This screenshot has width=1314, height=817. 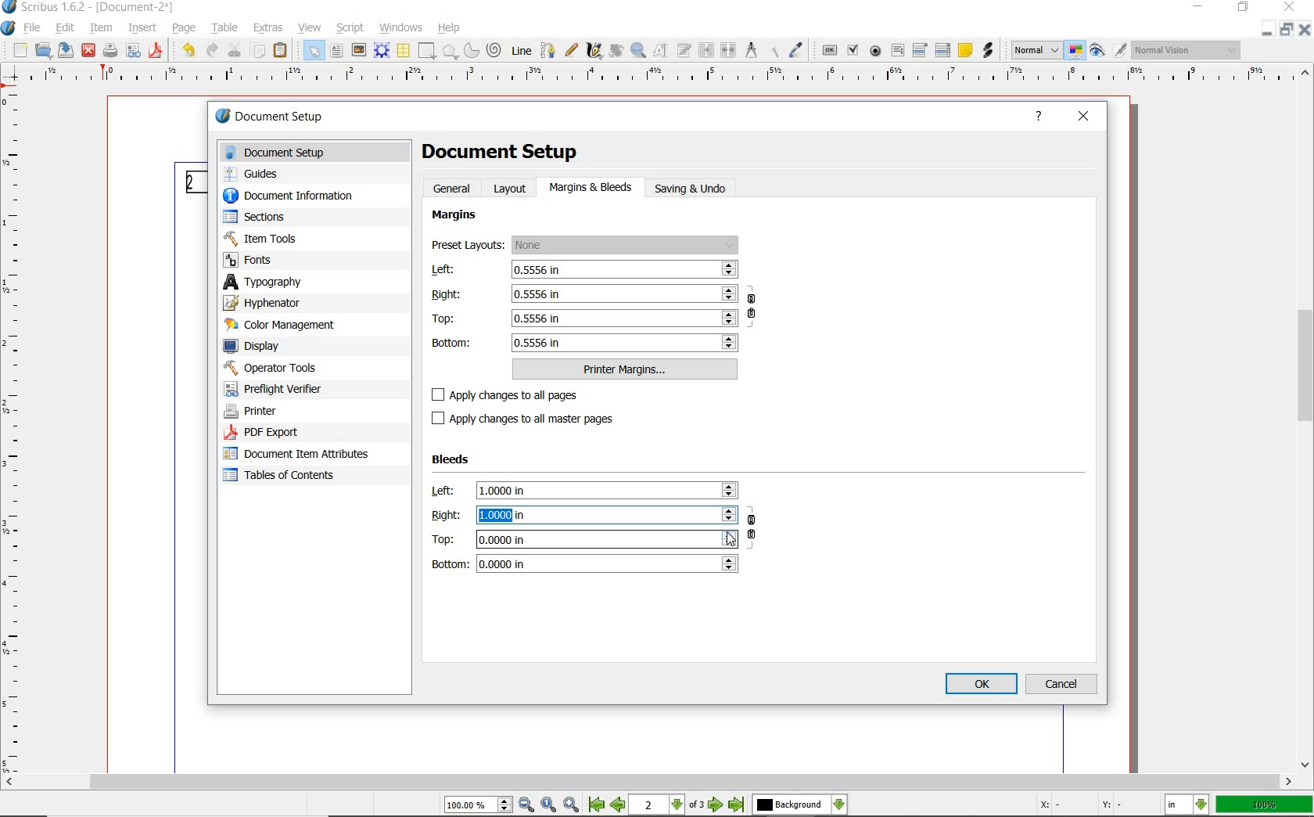 What do you see at coordinates (798, 49) in the screenshot?
I see `eye dropper` at bounding box center [798, 49].